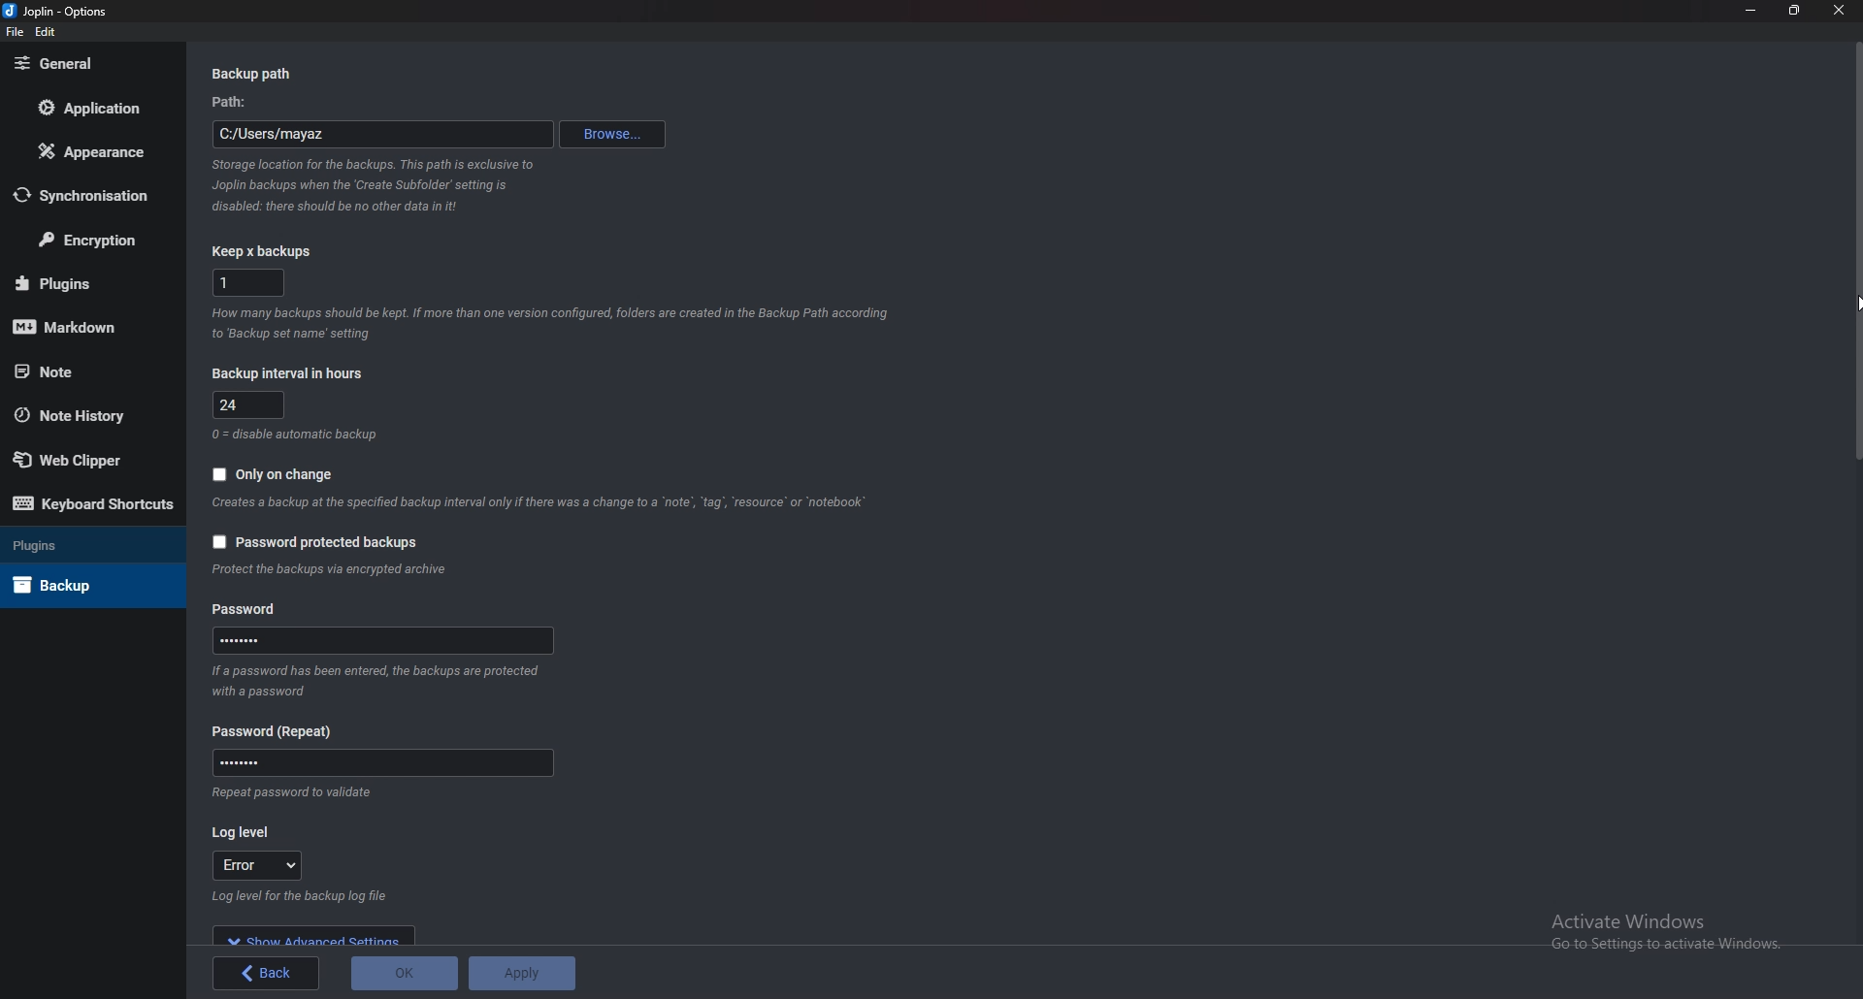 The height and width of the screenshot is (999, 1863). Describe the element at coordinates (245, 834) in the screenshot. I see `Log level` at that location.